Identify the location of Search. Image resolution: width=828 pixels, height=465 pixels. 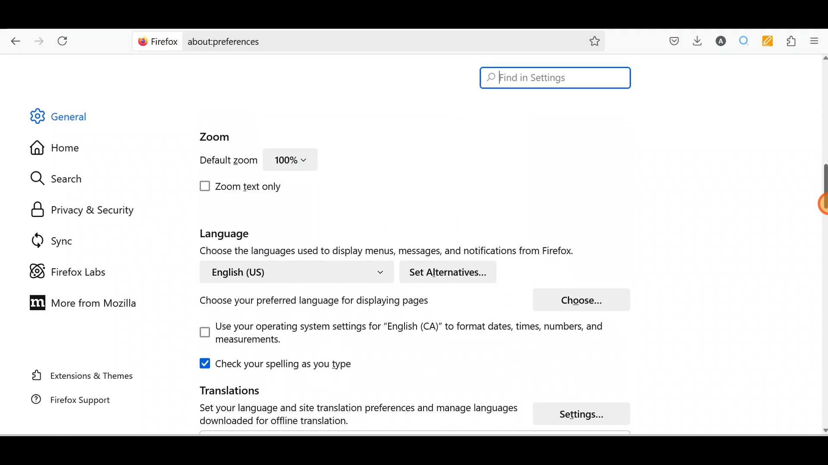
(61, 178).